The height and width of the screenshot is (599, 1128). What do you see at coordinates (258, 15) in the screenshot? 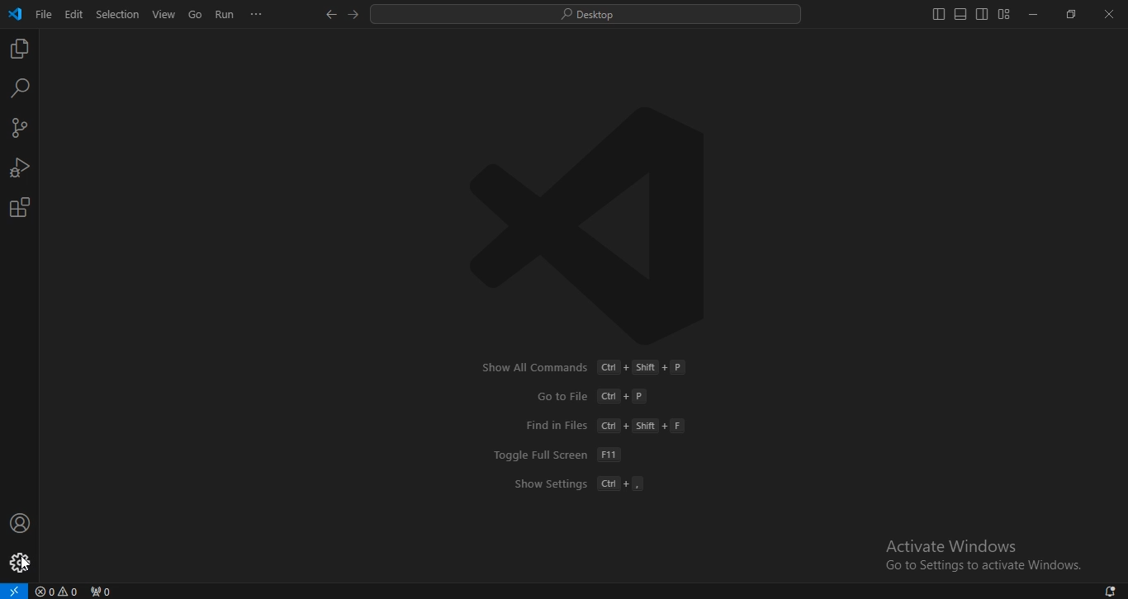
I see `...` at bounding box center [258, 15].